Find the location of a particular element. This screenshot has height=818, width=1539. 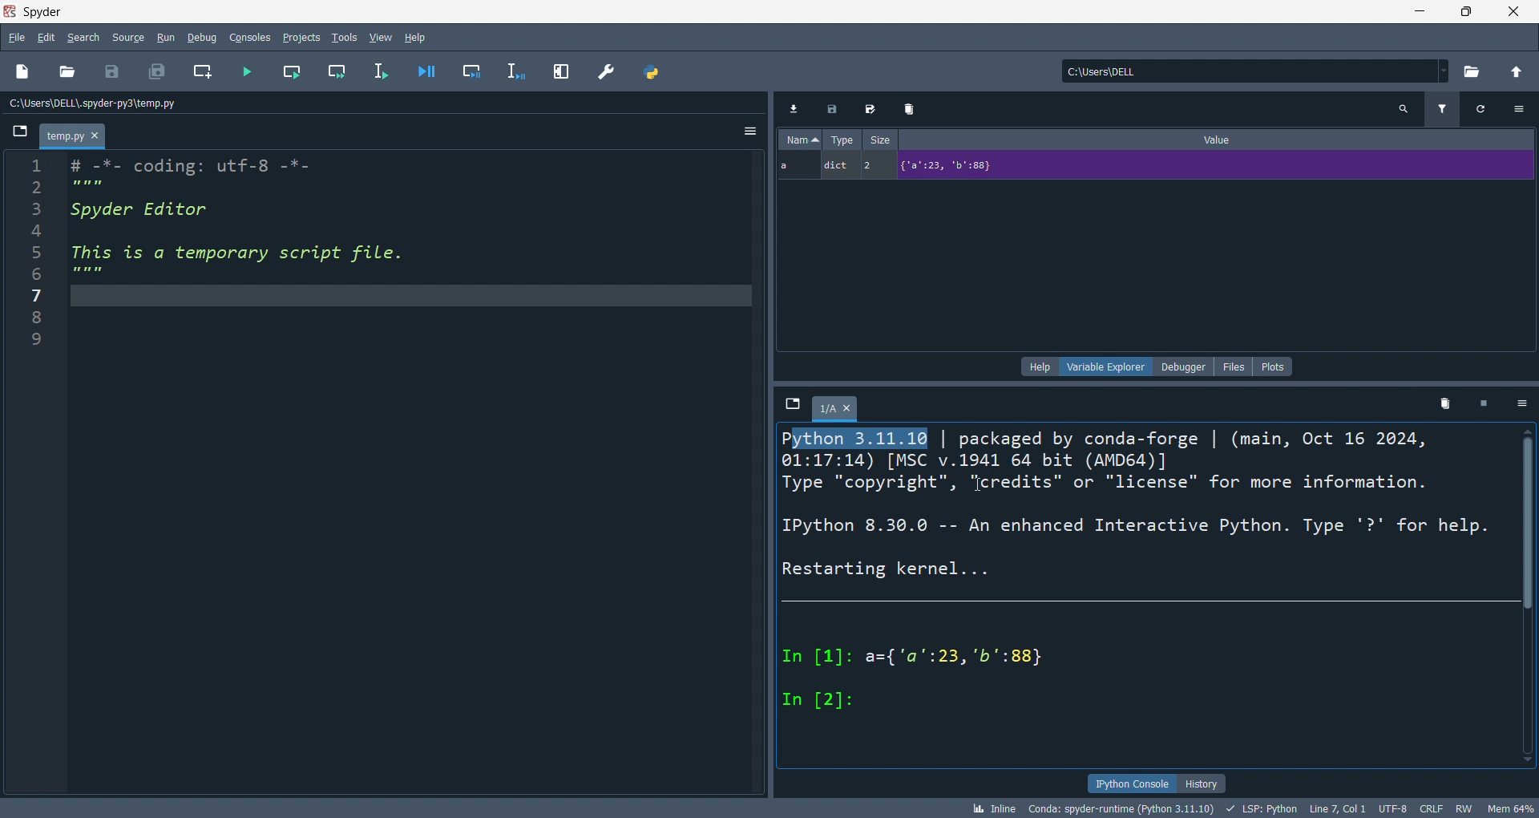

save is located at coordinates (114, 72).